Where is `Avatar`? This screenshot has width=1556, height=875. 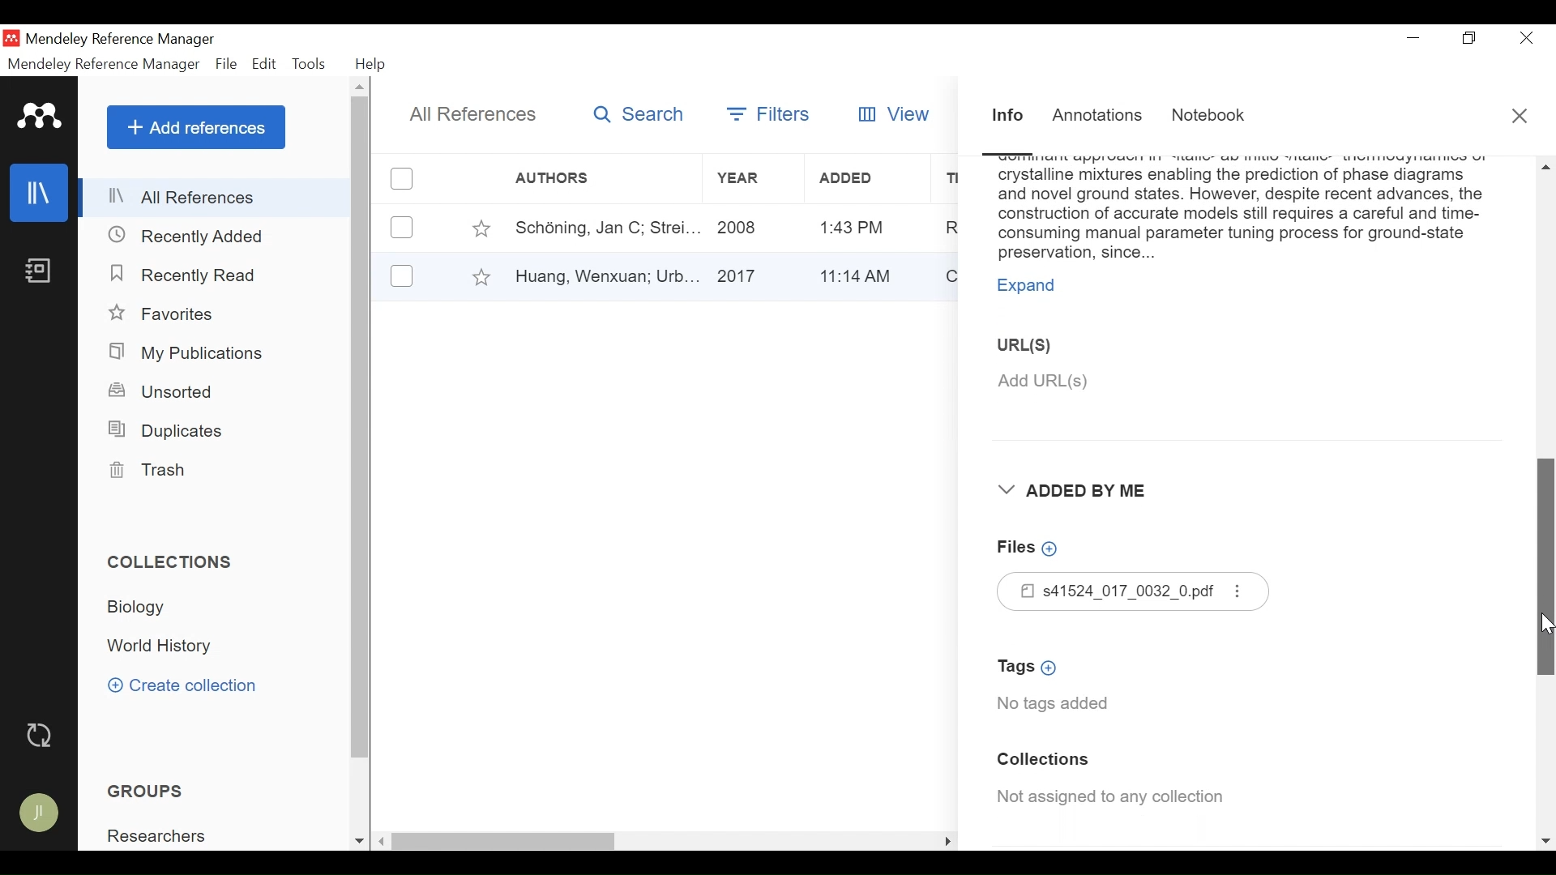 Avatar is located at coordinates (40, 813).